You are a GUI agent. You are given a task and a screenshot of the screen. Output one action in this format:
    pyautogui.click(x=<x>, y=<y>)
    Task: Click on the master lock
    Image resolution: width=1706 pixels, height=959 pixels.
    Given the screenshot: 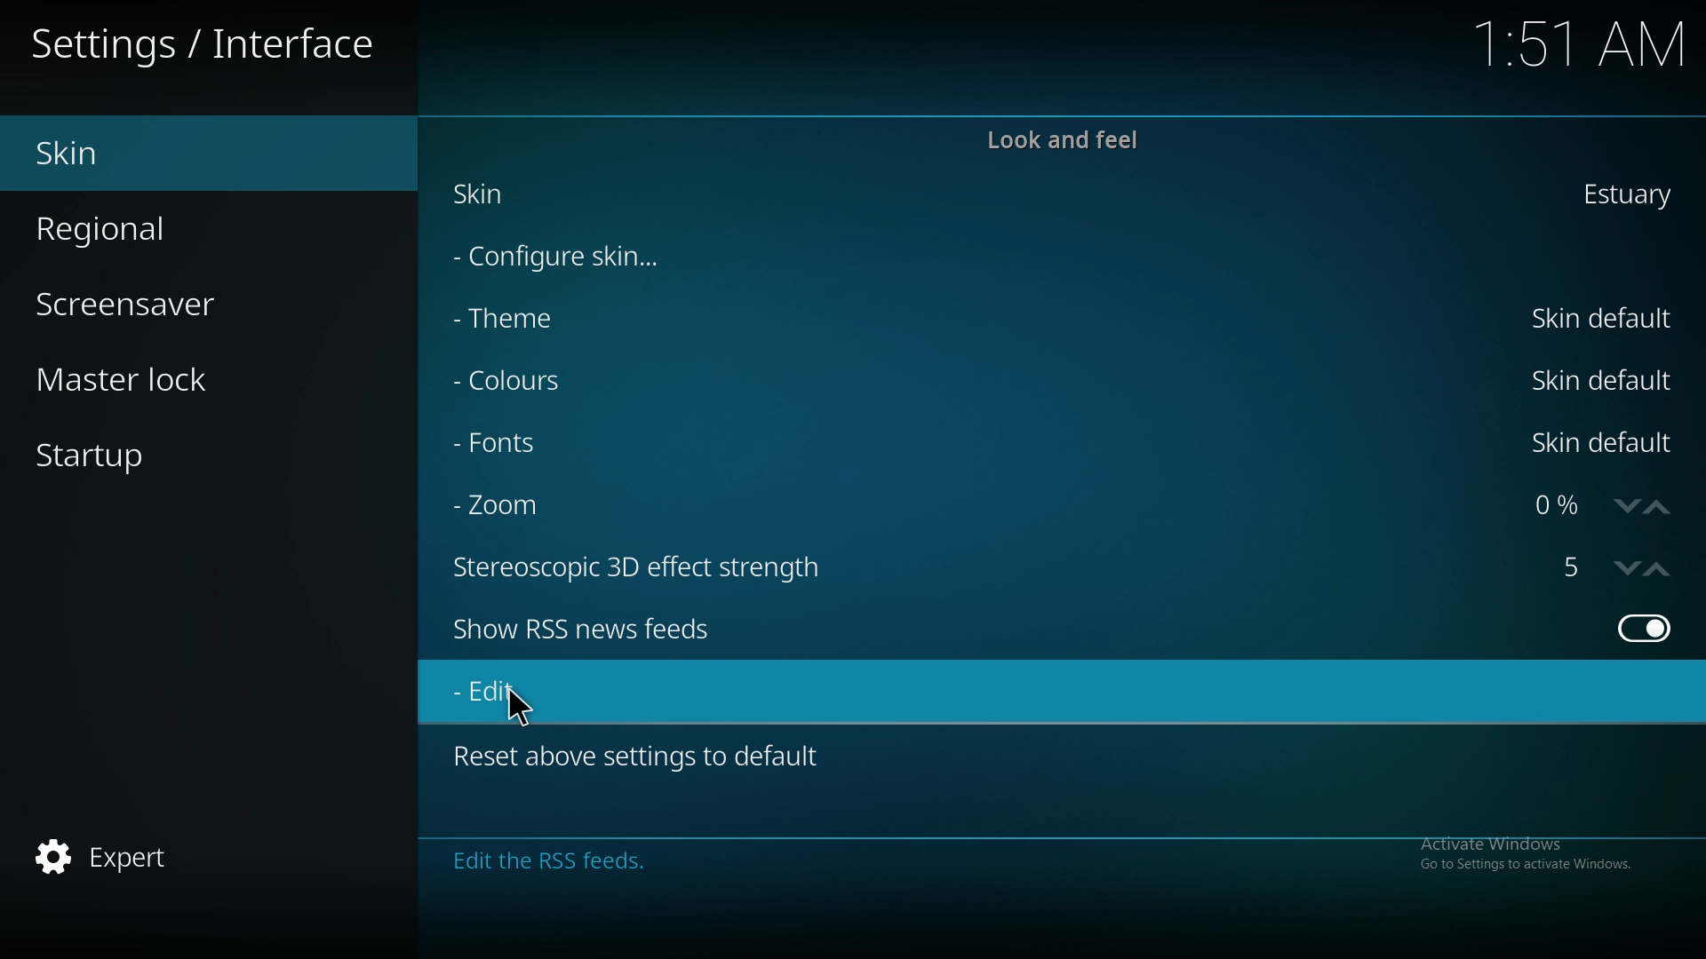 What is the action you would take?
    pyautogui.click(x=151, y=378)
    